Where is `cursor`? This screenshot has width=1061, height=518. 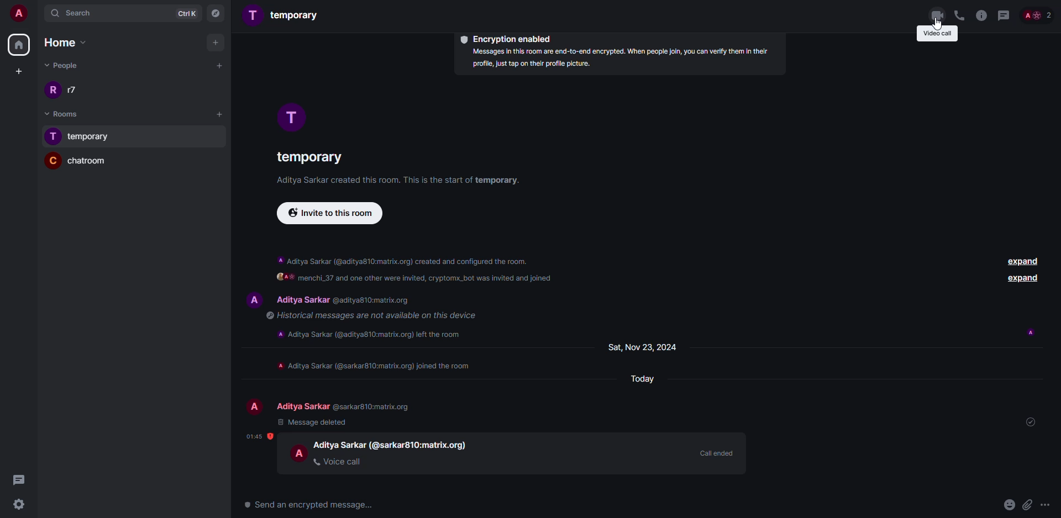
cursor is located at coordinates (940, 23).